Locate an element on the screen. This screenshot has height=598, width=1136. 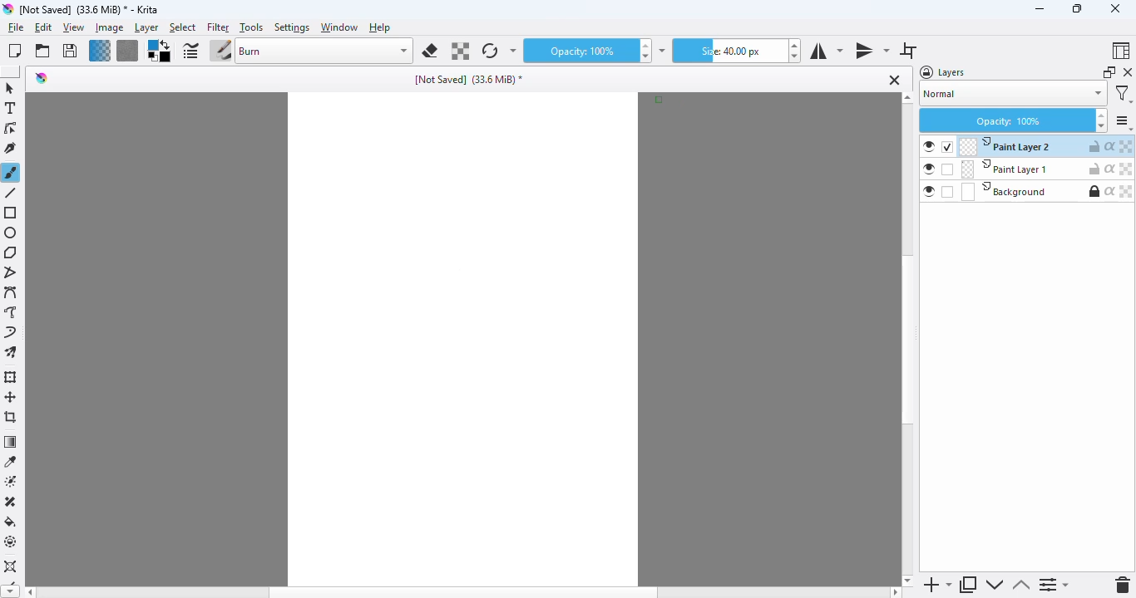
view is located at coordinates (73, 28).